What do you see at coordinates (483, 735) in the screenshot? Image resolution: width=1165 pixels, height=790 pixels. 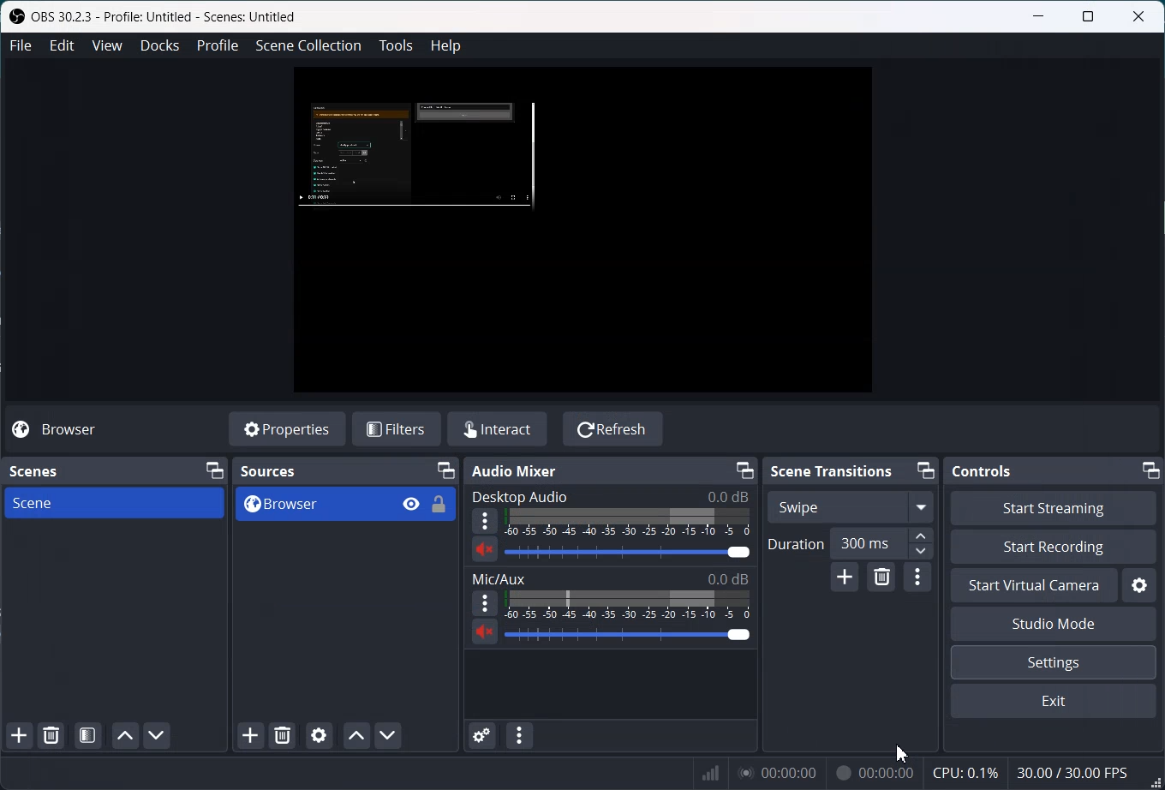 I see `Advance audio properties` at bounding box center [483, 735].